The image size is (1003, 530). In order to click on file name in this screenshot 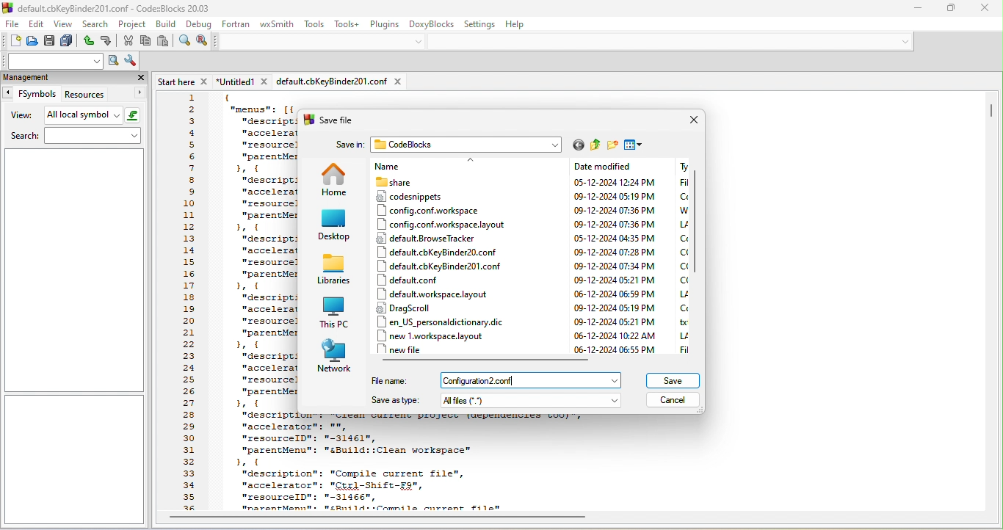, I will do `click(535, 380)`.